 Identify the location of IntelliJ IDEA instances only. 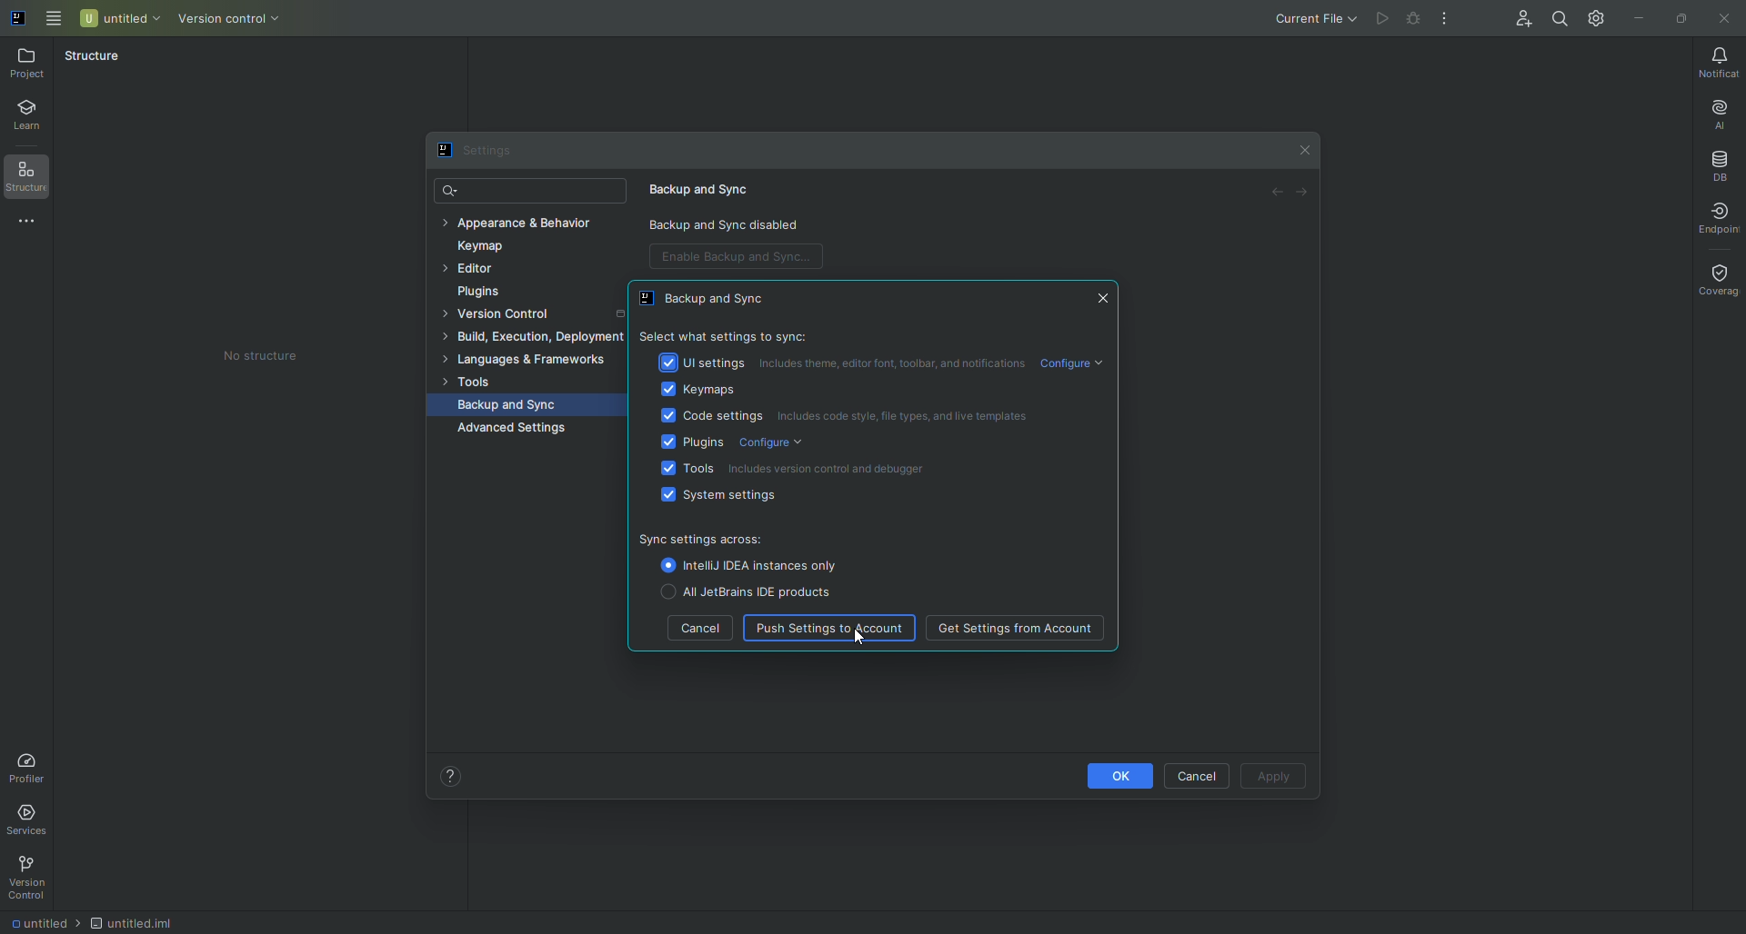
(748, 565).